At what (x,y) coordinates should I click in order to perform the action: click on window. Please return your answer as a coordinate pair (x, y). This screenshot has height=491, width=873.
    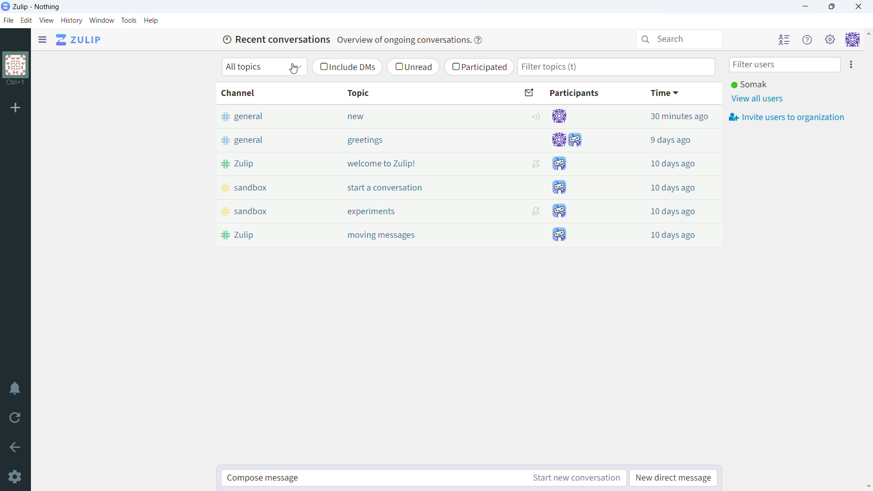
    Looking at the image, I should click on (102, 20).